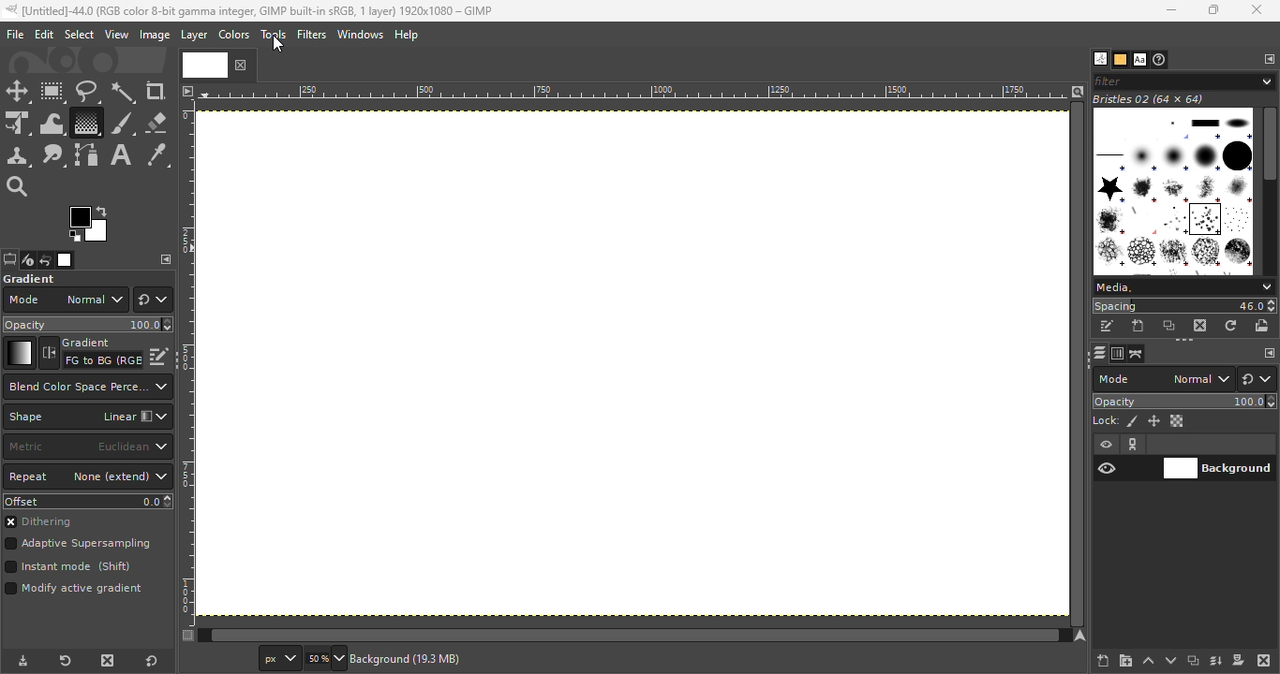 Image resolution: width=1280 pixels, height=674 pixels. Describe the element at coordinates (44, 35) in the screenshot. I see `Edit` at that location.